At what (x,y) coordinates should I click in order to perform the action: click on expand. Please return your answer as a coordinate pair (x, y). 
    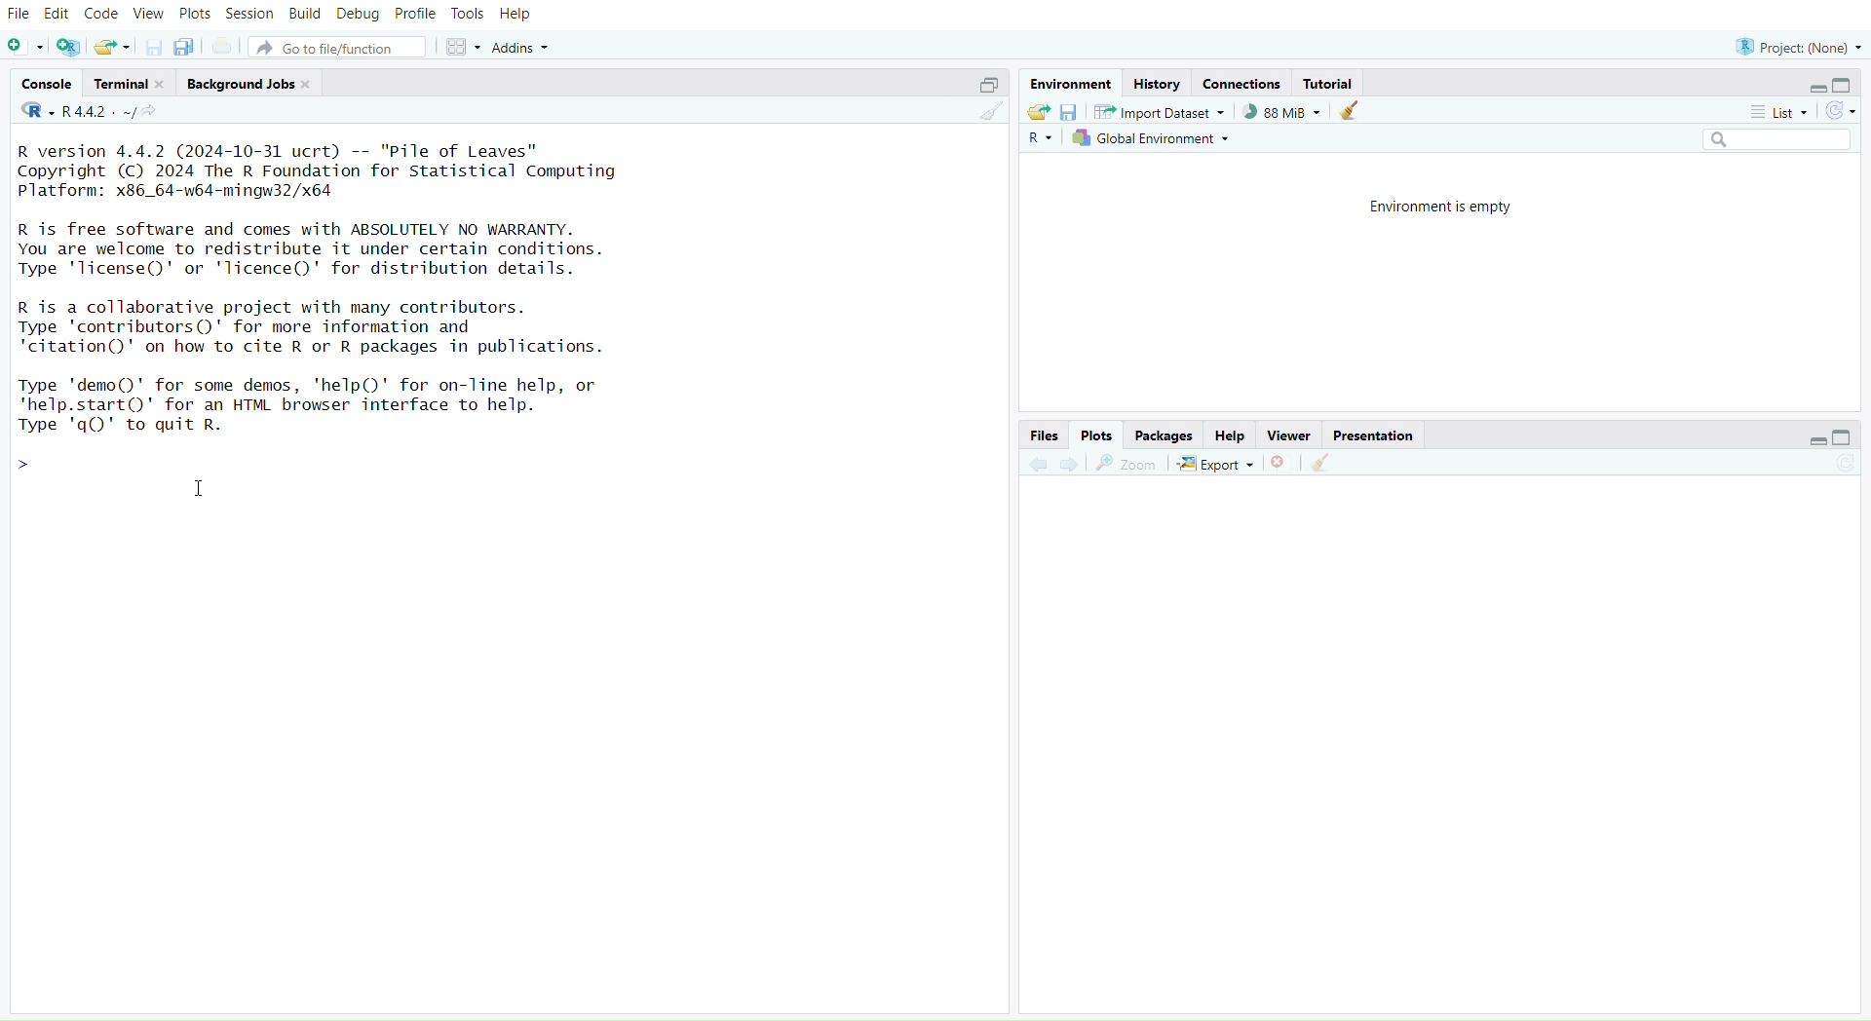
    Looking at the image, I should click on (1811, 441).